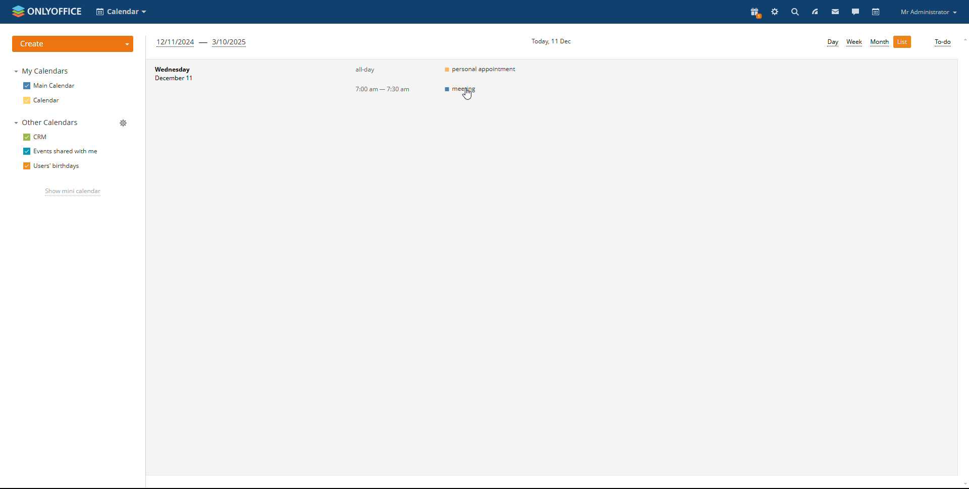  I want to click on day view, so click(833, 43).